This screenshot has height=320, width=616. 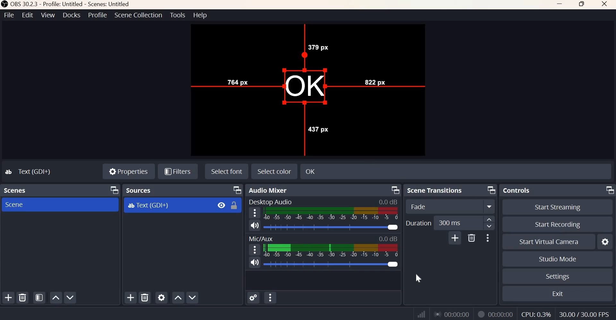 I want to click on Docks, so click(x=72, y=15).